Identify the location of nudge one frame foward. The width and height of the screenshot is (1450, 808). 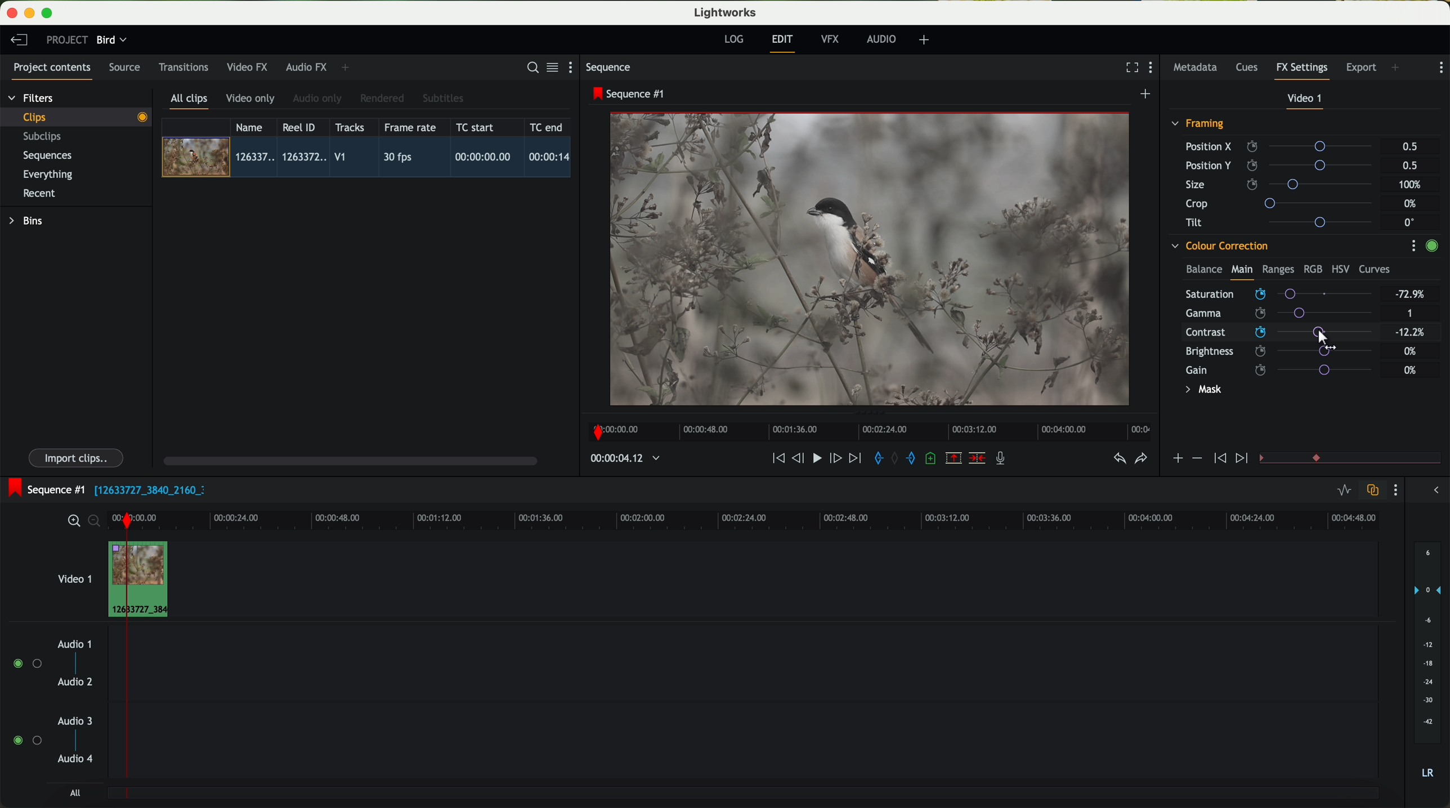
(837, 459).